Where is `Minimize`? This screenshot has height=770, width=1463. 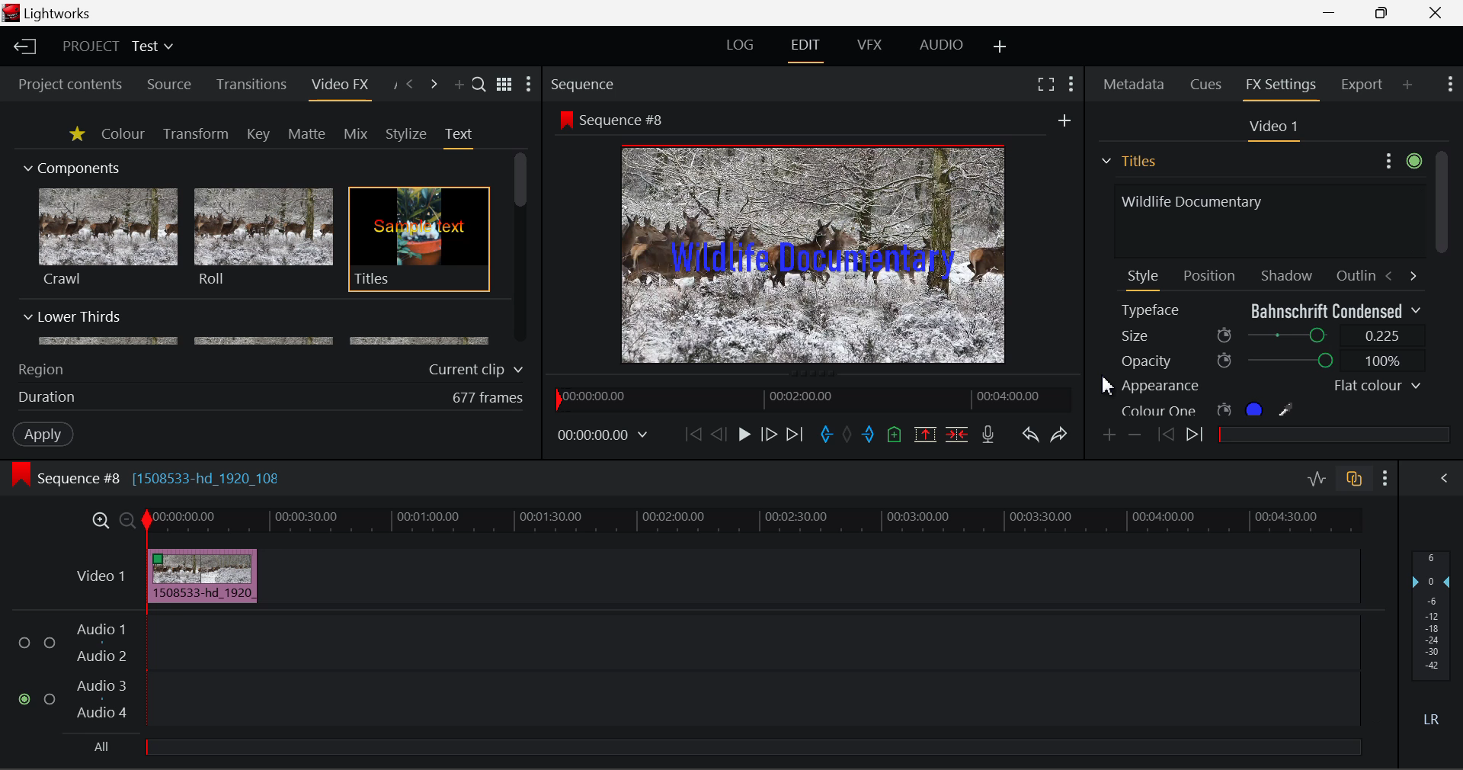 Minimize is located at coordinates (1385, 11).